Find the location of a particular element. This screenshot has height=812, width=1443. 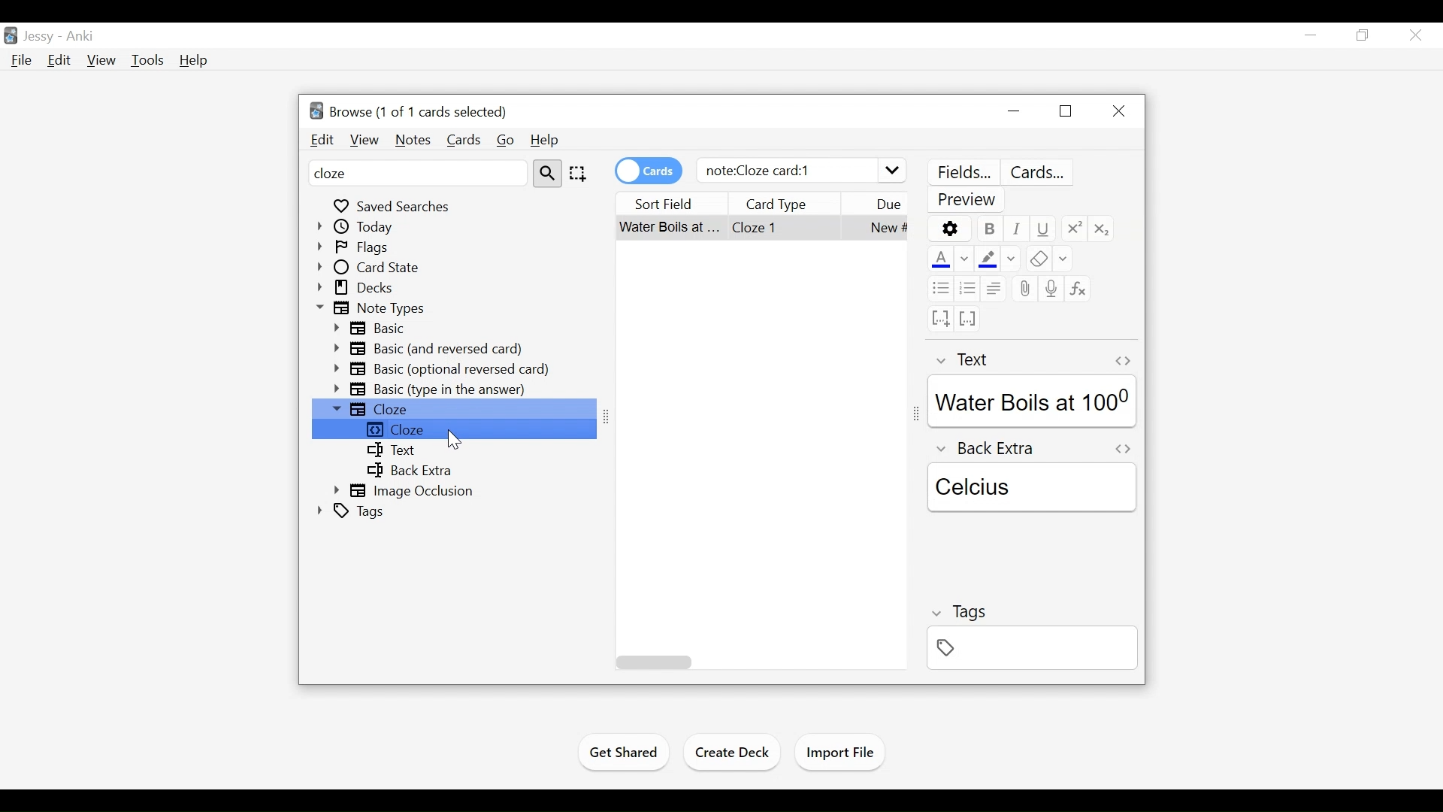

Go is located at coordinates (507, 140).